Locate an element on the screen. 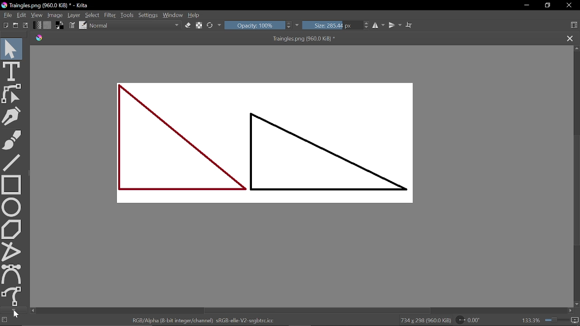  Edit shapes tool is located at coordinates (11, 95).